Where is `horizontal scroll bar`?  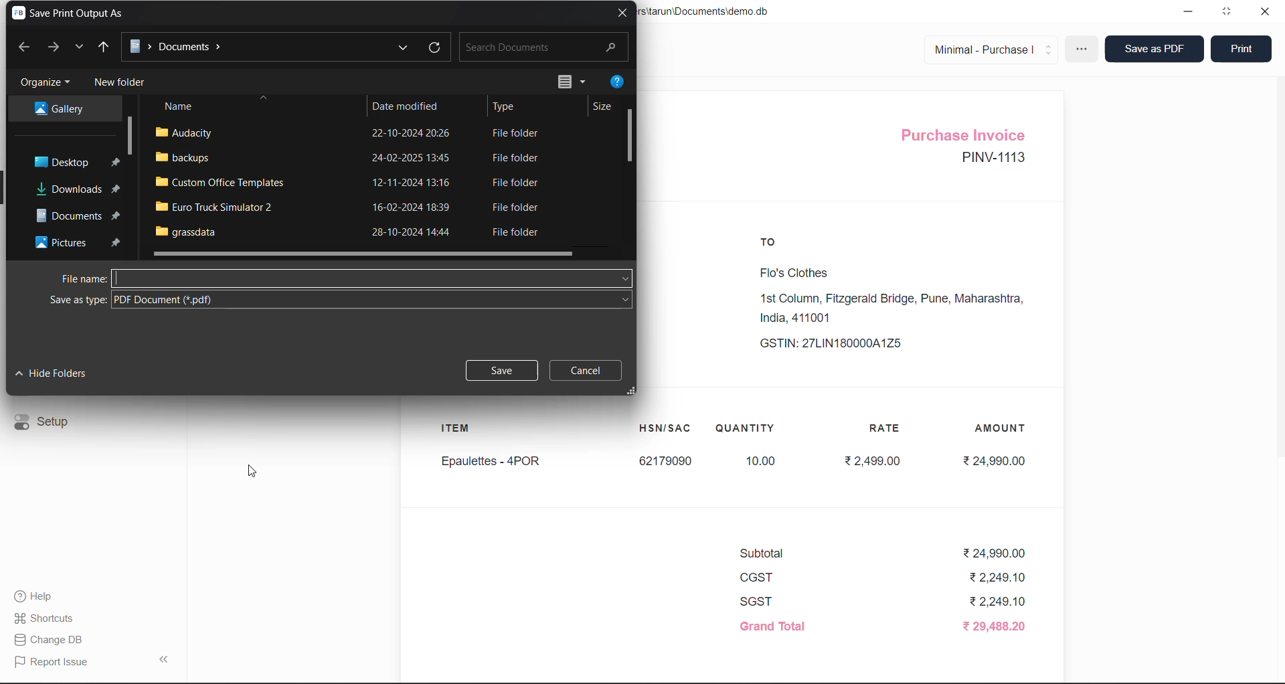 horizontal scroll bar is located at coordinates (367, 253).